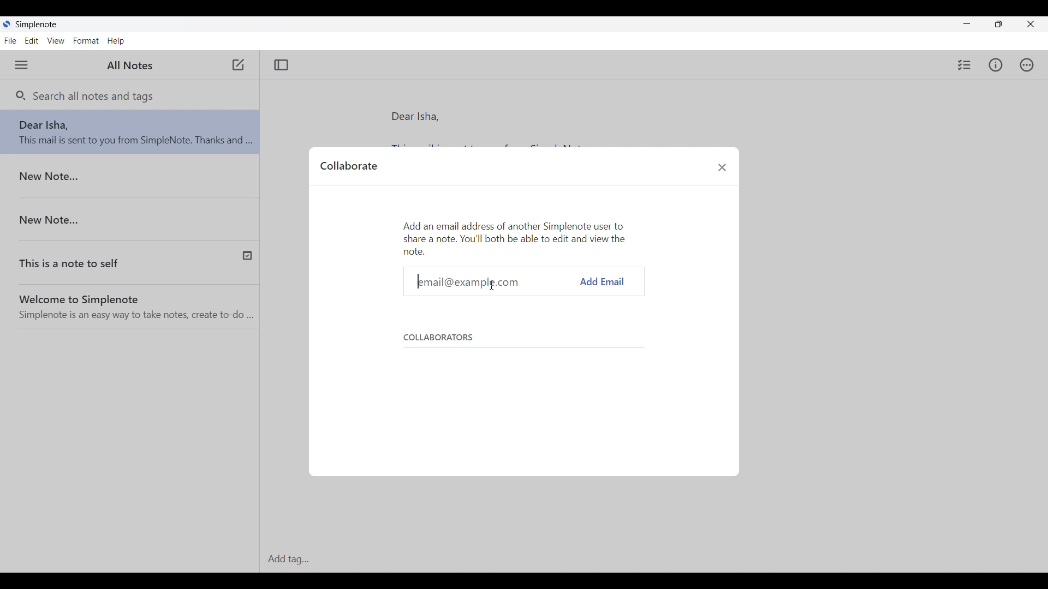 This screenshot has height=589, width=1048. Describe the element at coordinates (281, 65) in the screenshot. I see `Toggle focus mode` at that location.